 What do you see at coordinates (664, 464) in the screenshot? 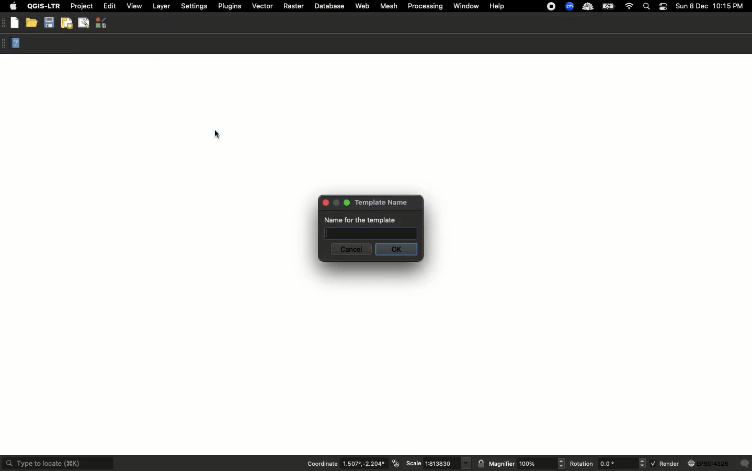
I see `Render` at bounding box center [664, 464].